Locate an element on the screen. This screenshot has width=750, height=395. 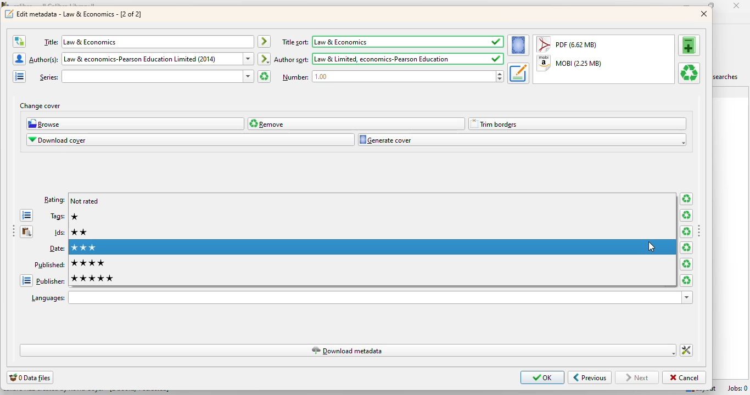
2 stars is located at coordinates (81, 233).